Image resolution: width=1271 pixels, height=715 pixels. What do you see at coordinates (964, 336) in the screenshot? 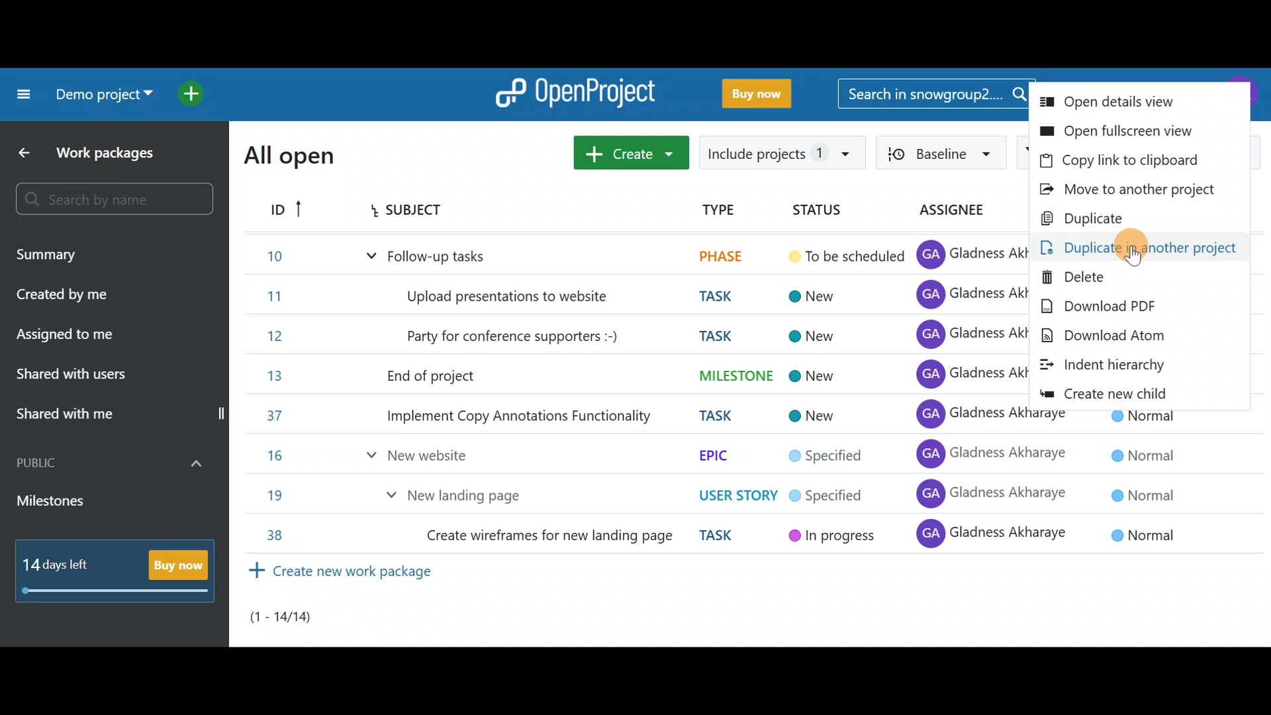
I see `GA Gladness Akharaye` at bounding box center [964, 336].